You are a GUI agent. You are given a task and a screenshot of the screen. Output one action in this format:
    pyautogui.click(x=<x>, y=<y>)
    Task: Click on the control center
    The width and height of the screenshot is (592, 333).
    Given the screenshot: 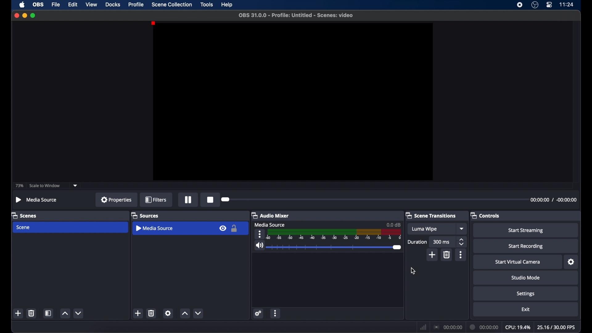 What is the action you would take?
    pyautogui.click(x=549, y=5)
    